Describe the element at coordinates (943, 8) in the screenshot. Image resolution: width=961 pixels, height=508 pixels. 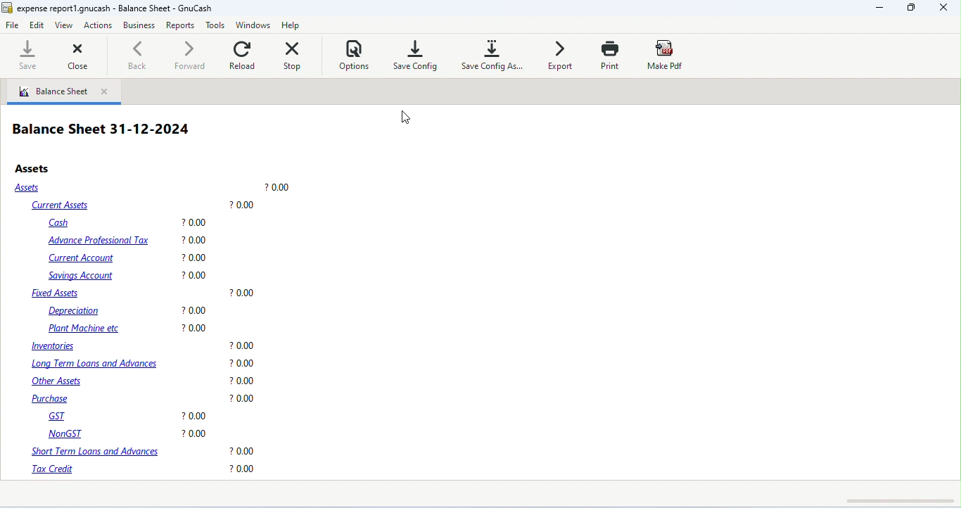
I see `close` at that location.